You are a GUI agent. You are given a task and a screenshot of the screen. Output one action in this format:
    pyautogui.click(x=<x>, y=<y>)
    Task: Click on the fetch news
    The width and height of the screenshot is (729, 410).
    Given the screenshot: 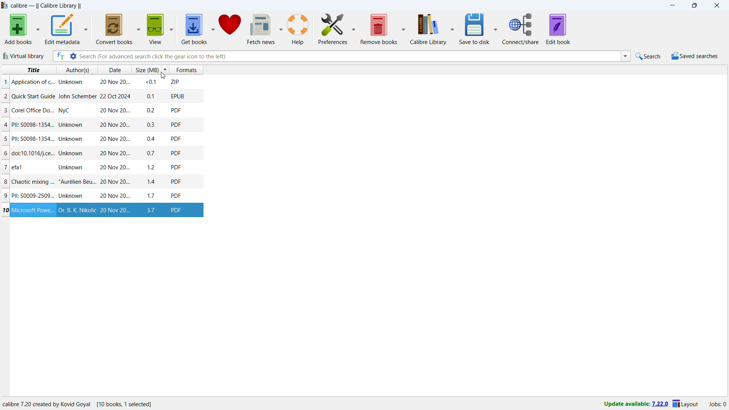 What is the action you would take?
    pyautogui.click(x=262, y=29)
    